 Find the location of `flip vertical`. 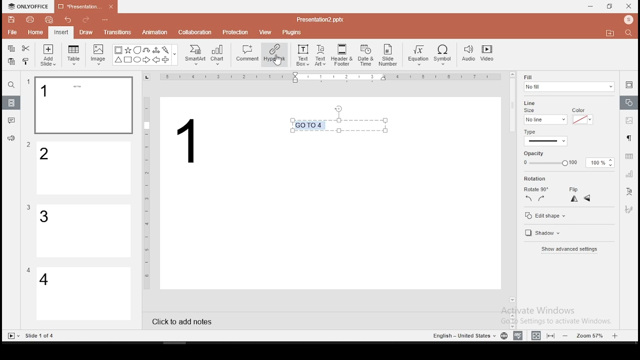

flip vertical is located at coordinates (588, 199).